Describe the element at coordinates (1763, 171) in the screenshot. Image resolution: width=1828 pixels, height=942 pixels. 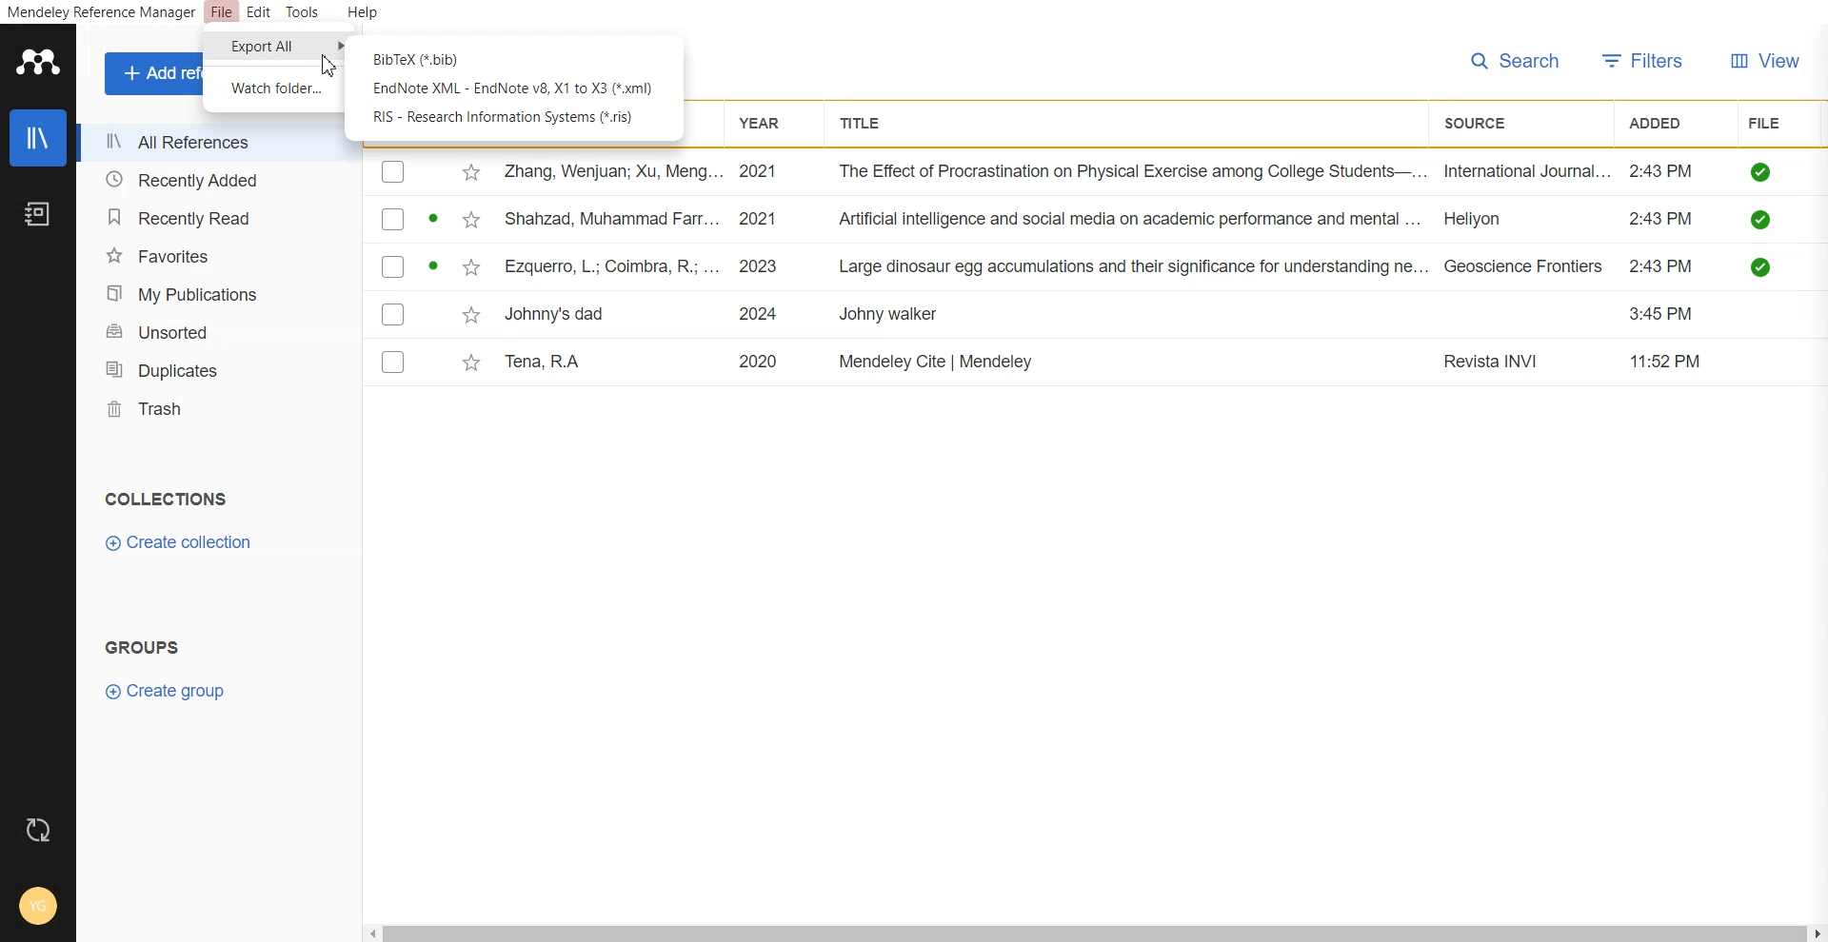
I see `saved` at that location.